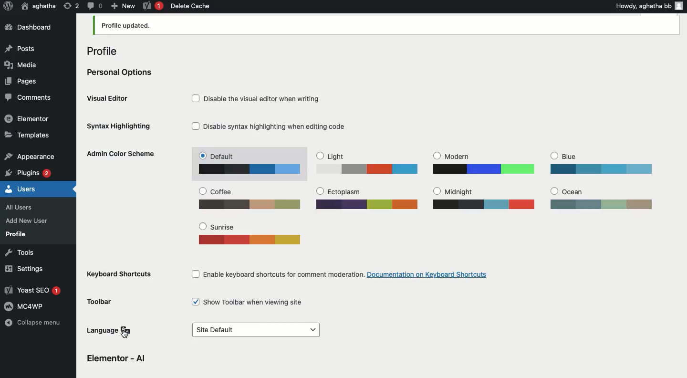 This screenshot has height=378, width=687. I want to click on Profile updated, so click(386, 26).